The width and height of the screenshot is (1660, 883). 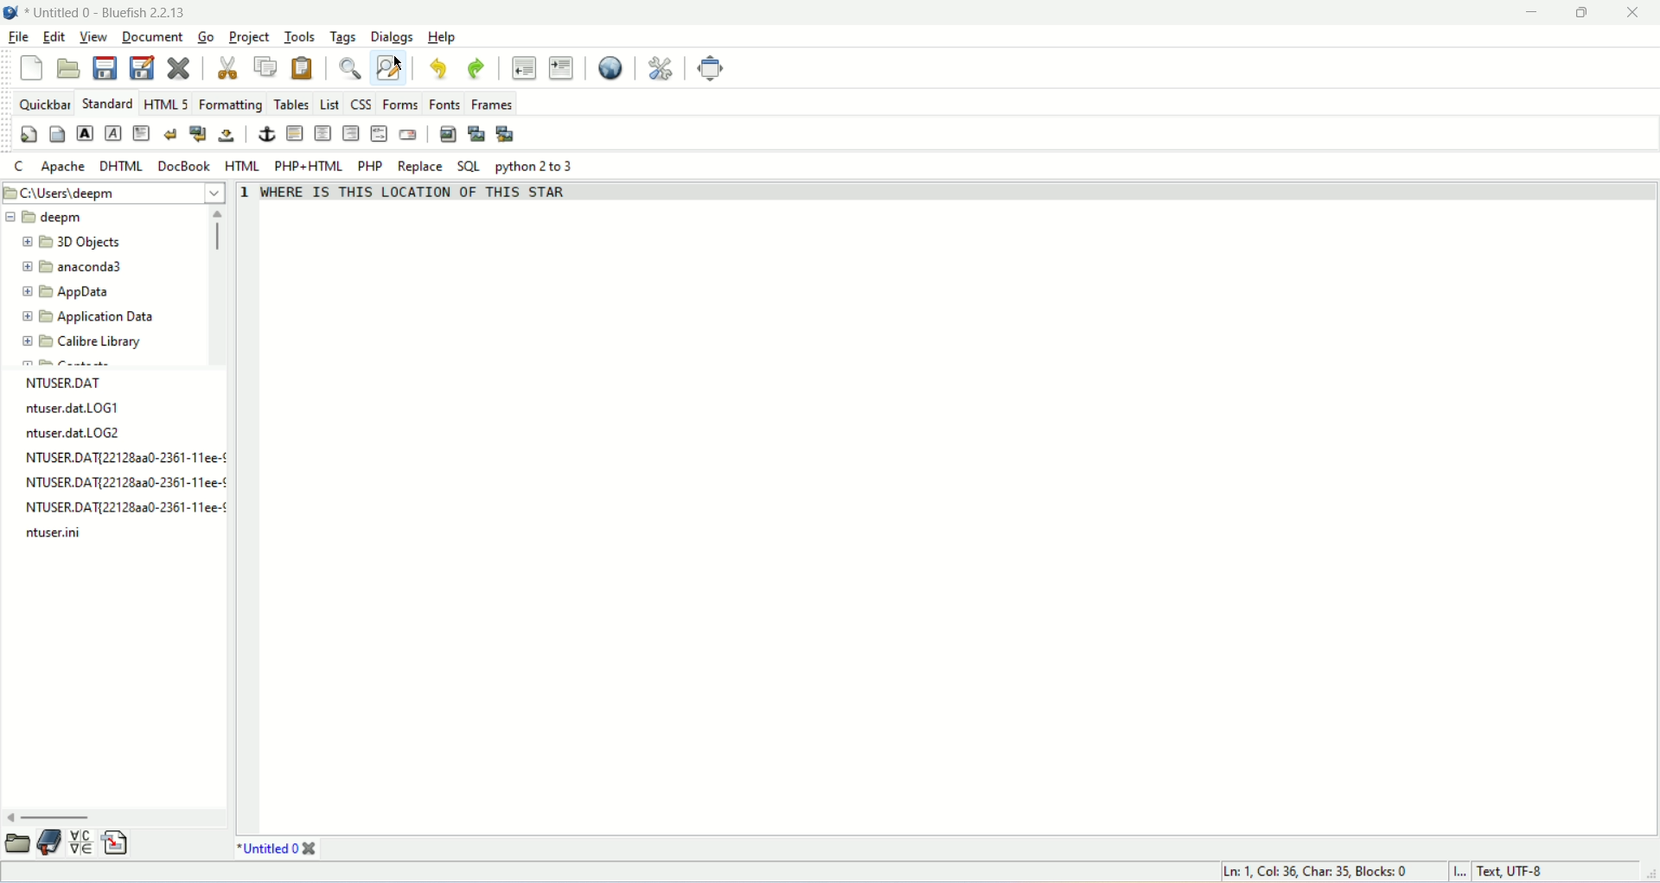 I want to click on Application Data, so click(x=87, y=317).